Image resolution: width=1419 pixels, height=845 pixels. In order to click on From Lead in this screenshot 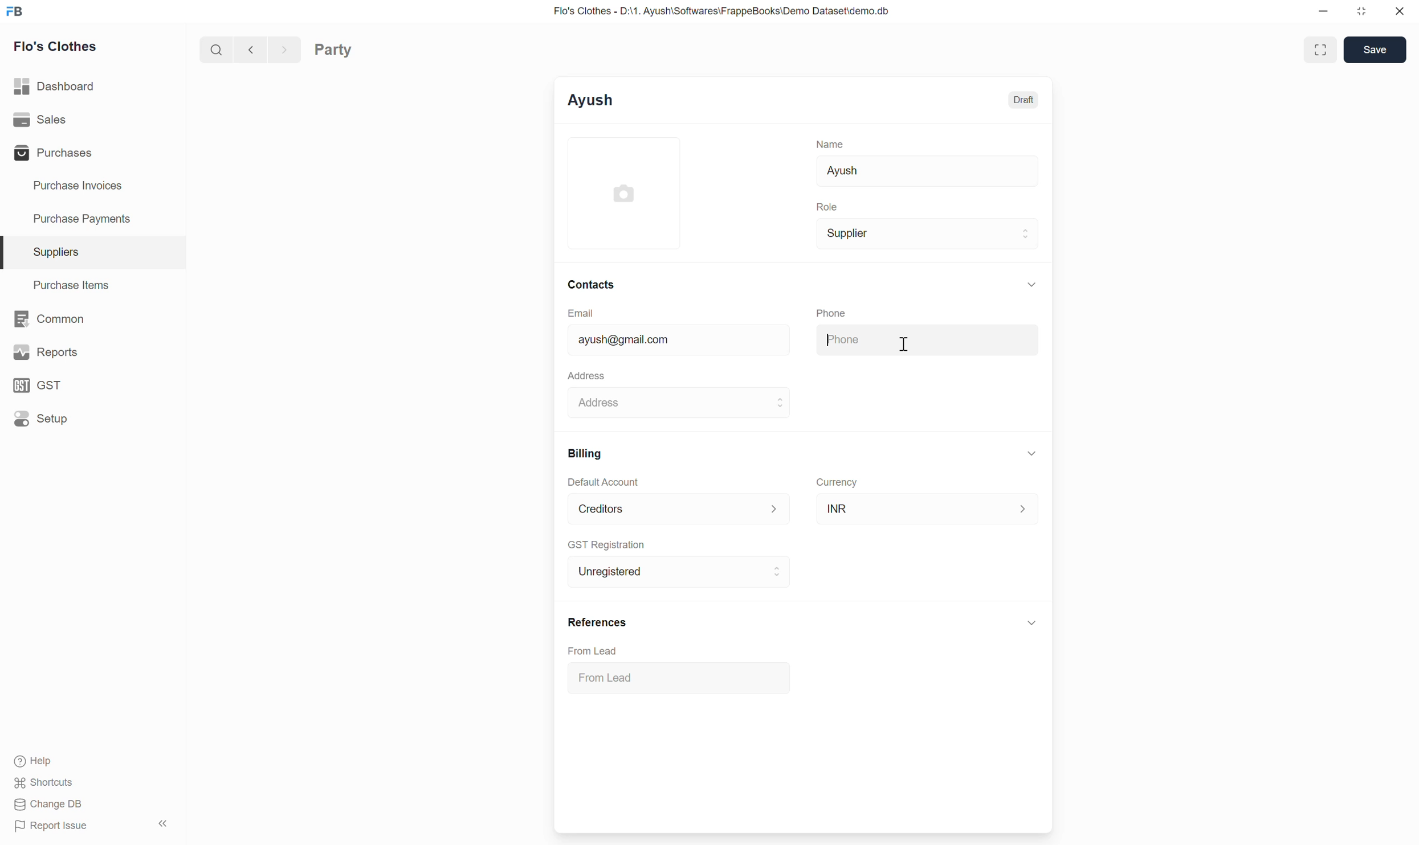, I will do `click(592, 651)`.